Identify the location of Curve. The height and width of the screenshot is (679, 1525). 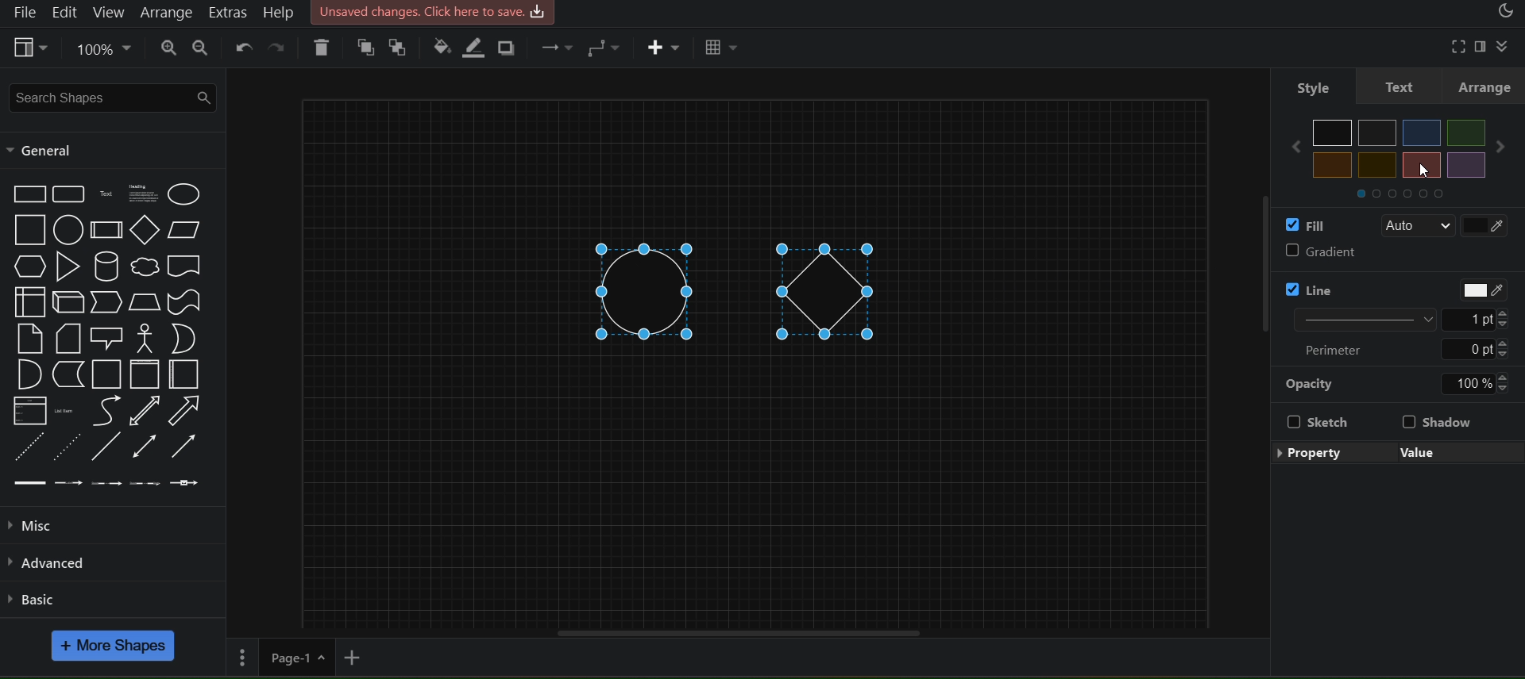
(106, 411).